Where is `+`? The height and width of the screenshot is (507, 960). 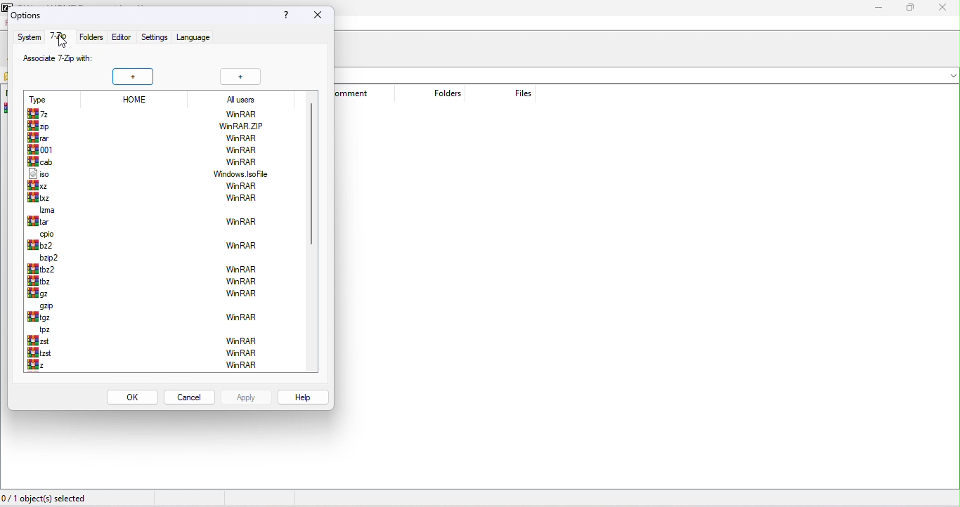 + is located at coordinates (133, 77).